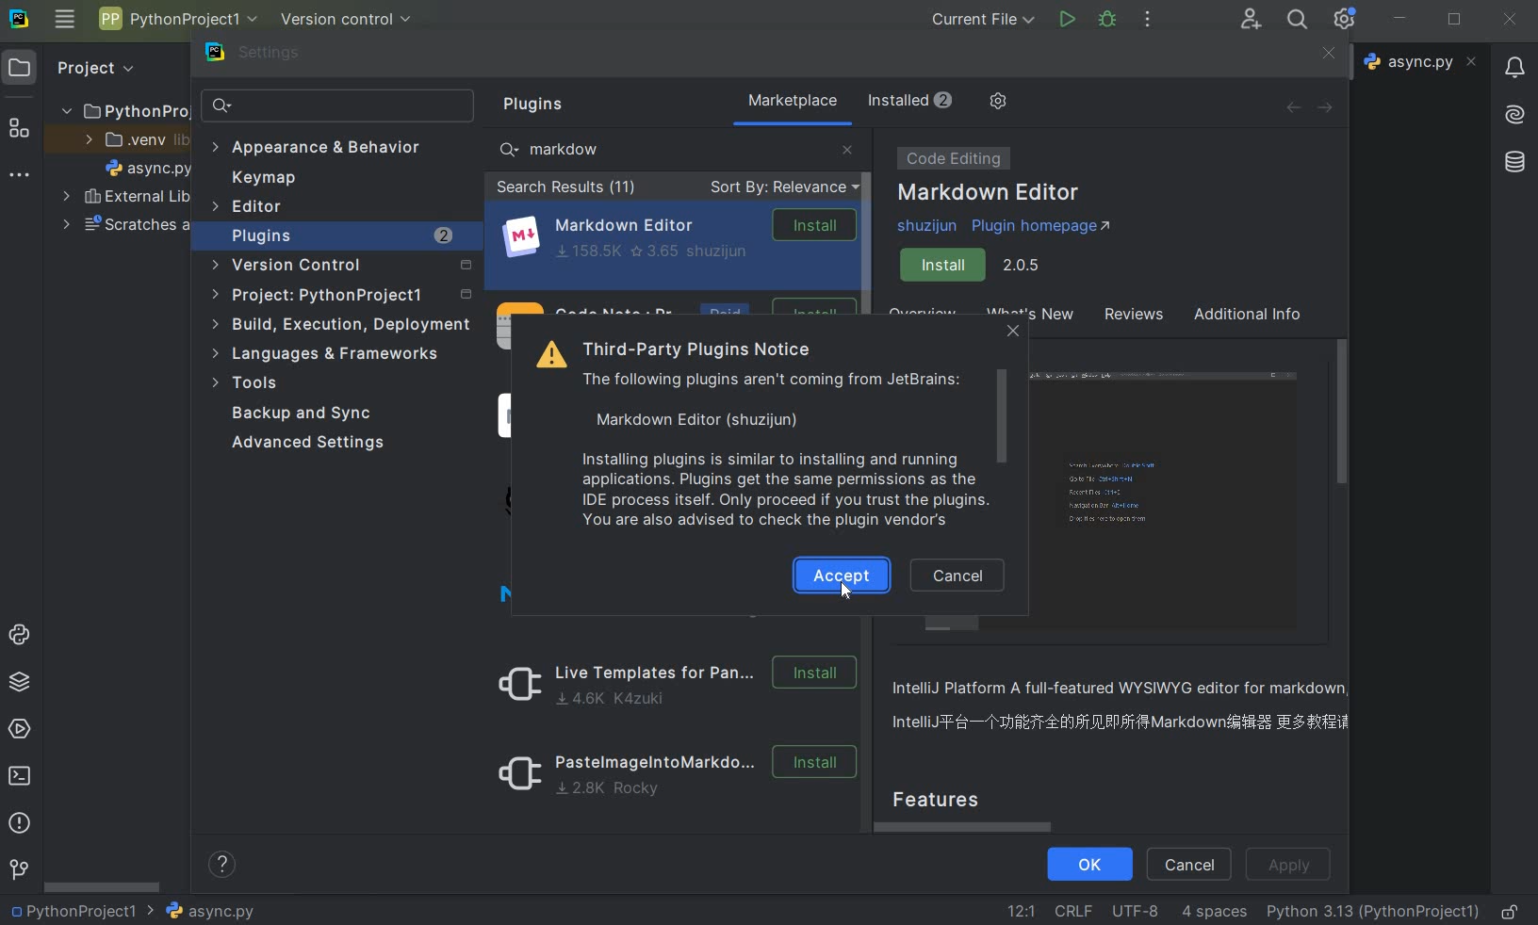  I want to click on apply, so click(1292, 866).